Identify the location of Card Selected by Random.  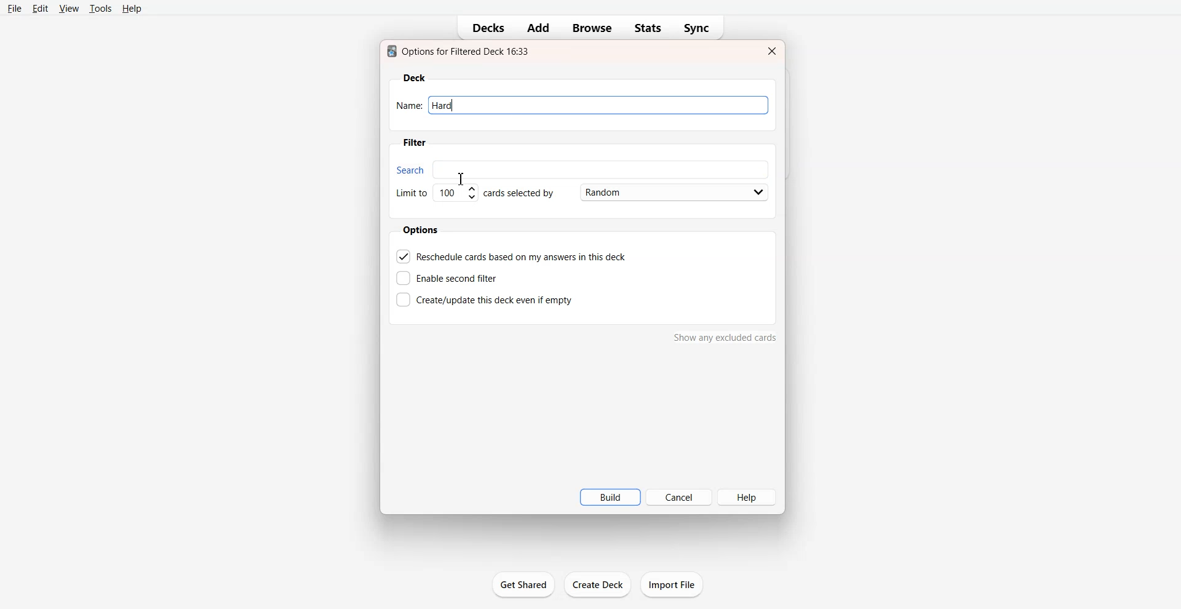
(629, 192).